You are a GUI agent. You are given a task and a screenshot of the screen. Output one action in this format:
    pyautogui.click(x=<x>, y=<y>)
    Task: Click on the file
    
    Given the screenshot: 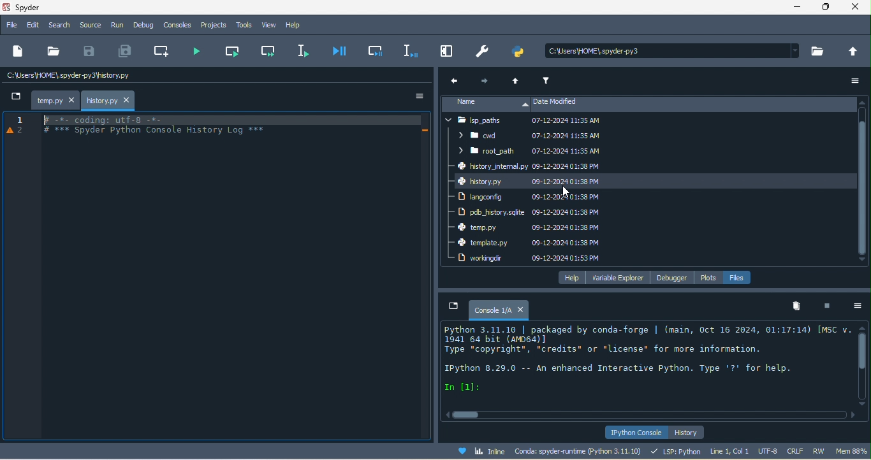 What is the action you would take?
    pyautogui.click(x=10, y=27)
    